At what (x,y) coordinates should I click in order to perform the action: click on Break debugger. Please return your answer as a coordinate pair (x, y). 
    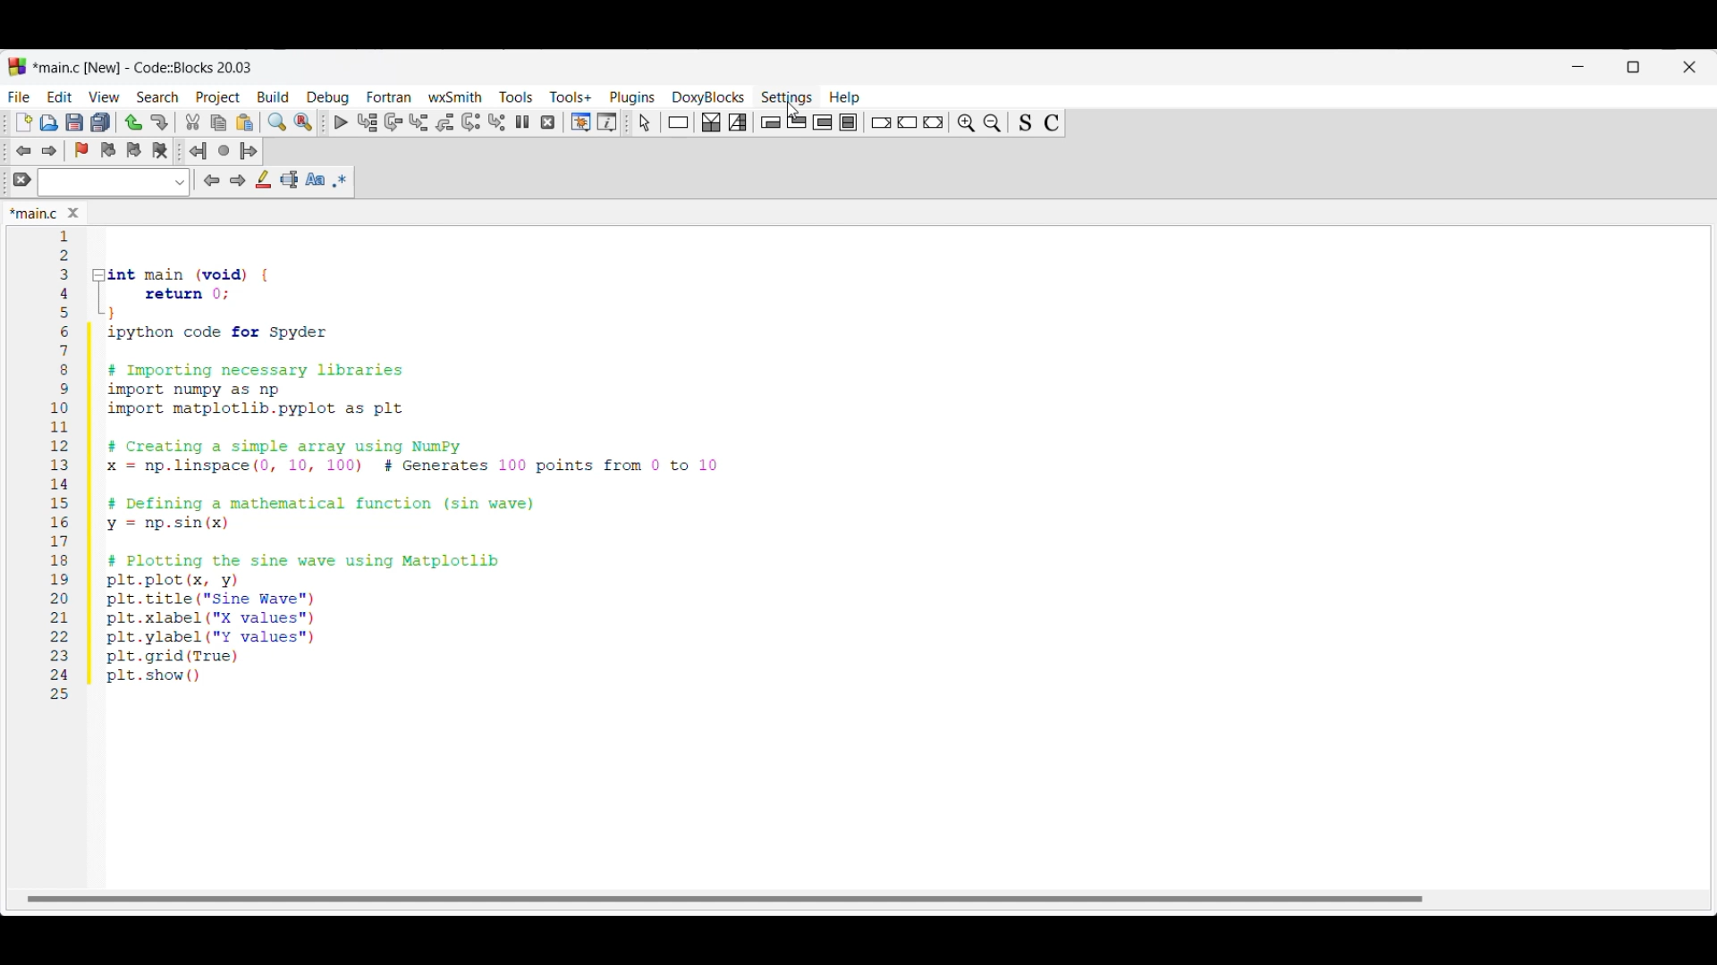
    Looking at the image, I should click on (521, 122).